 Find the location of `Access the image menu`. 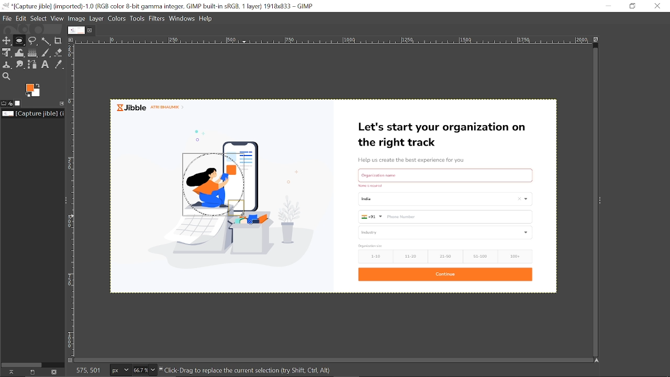

Access the image menu is located at coordinates (73, 40).